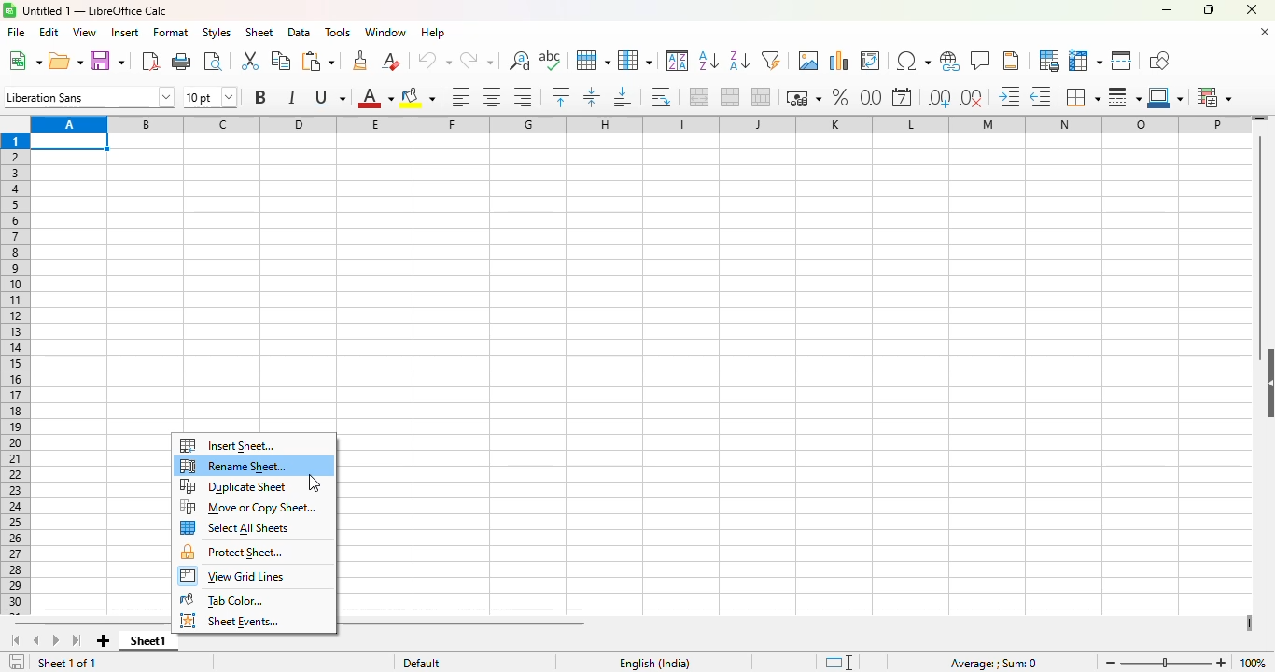 Image resolution: width=1275 pixels, height=672 pixels. Describe the element at coordinates (980, 60) in the screenshot. I see `insert comment` at that location.